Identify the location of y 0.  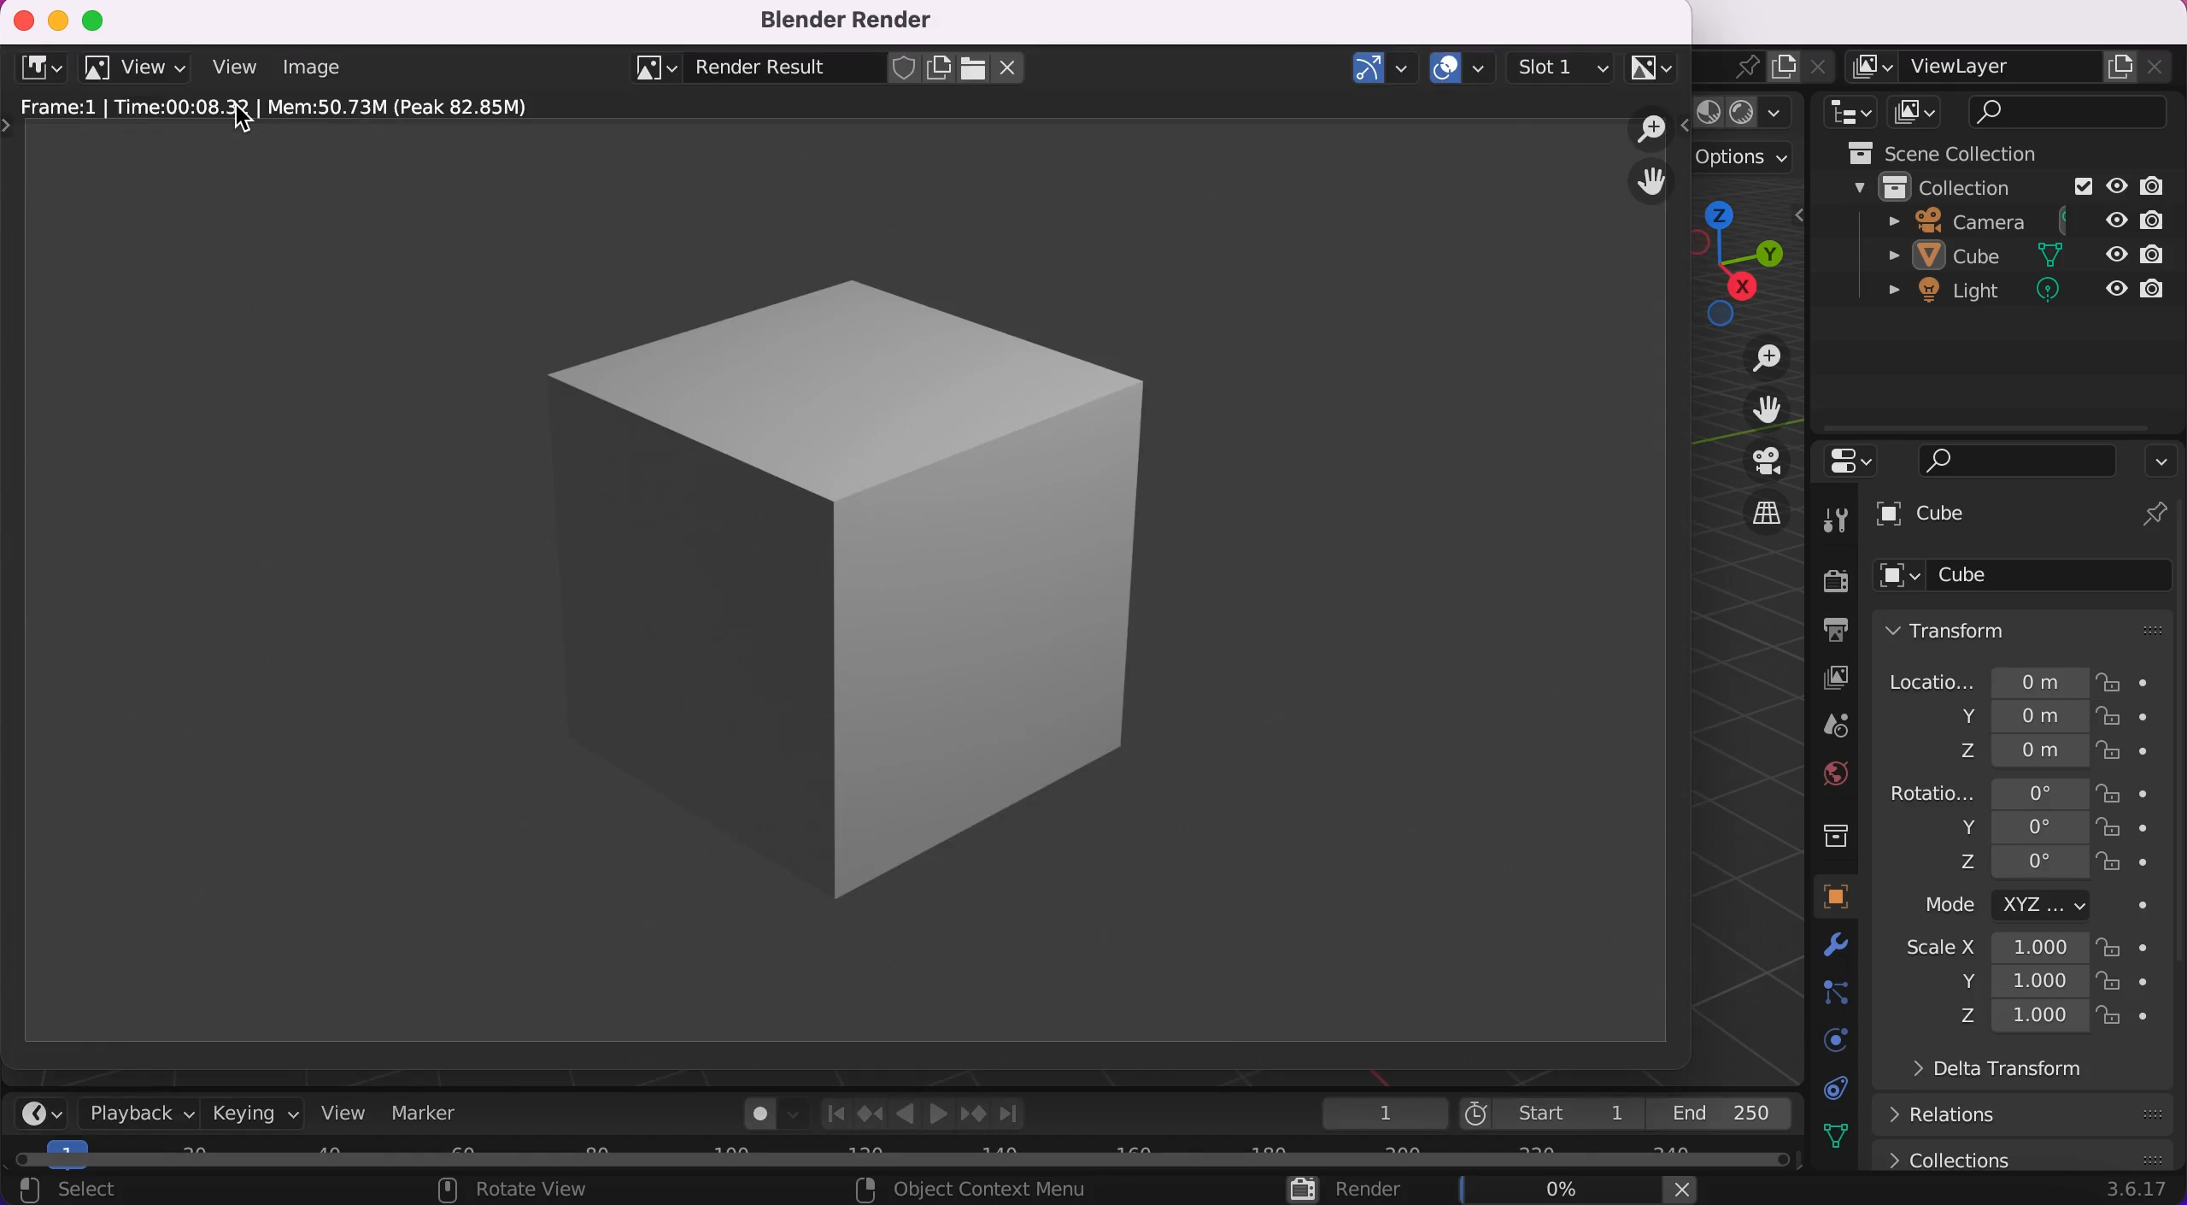
(2002, 826).